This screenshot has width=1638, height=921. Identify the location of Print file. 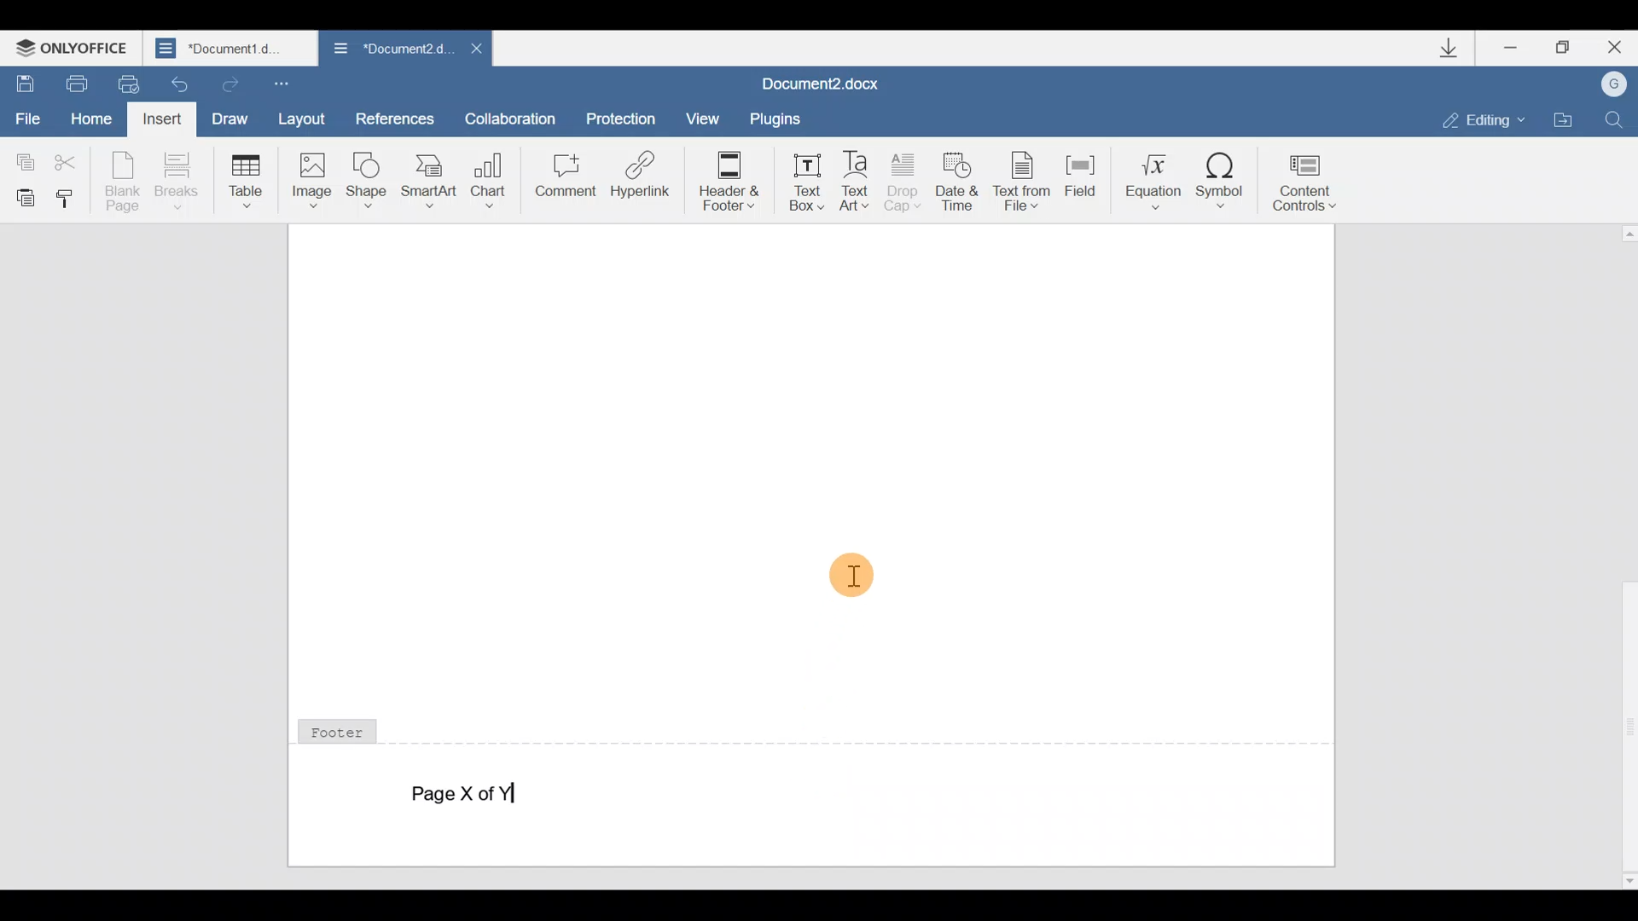
(73, 83).